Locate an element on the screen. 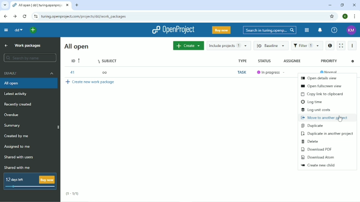 This screenshot has height=202, width=360. Log unit costs is located at coordinates (315, 110).